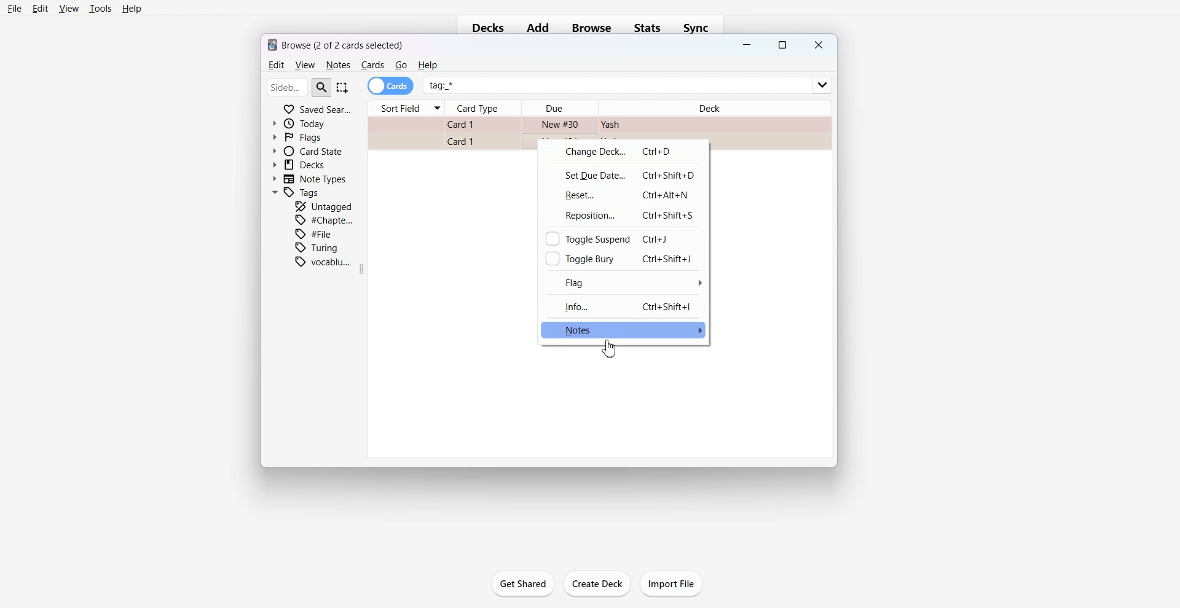  I want to click on Minimize, so click(747, 46).